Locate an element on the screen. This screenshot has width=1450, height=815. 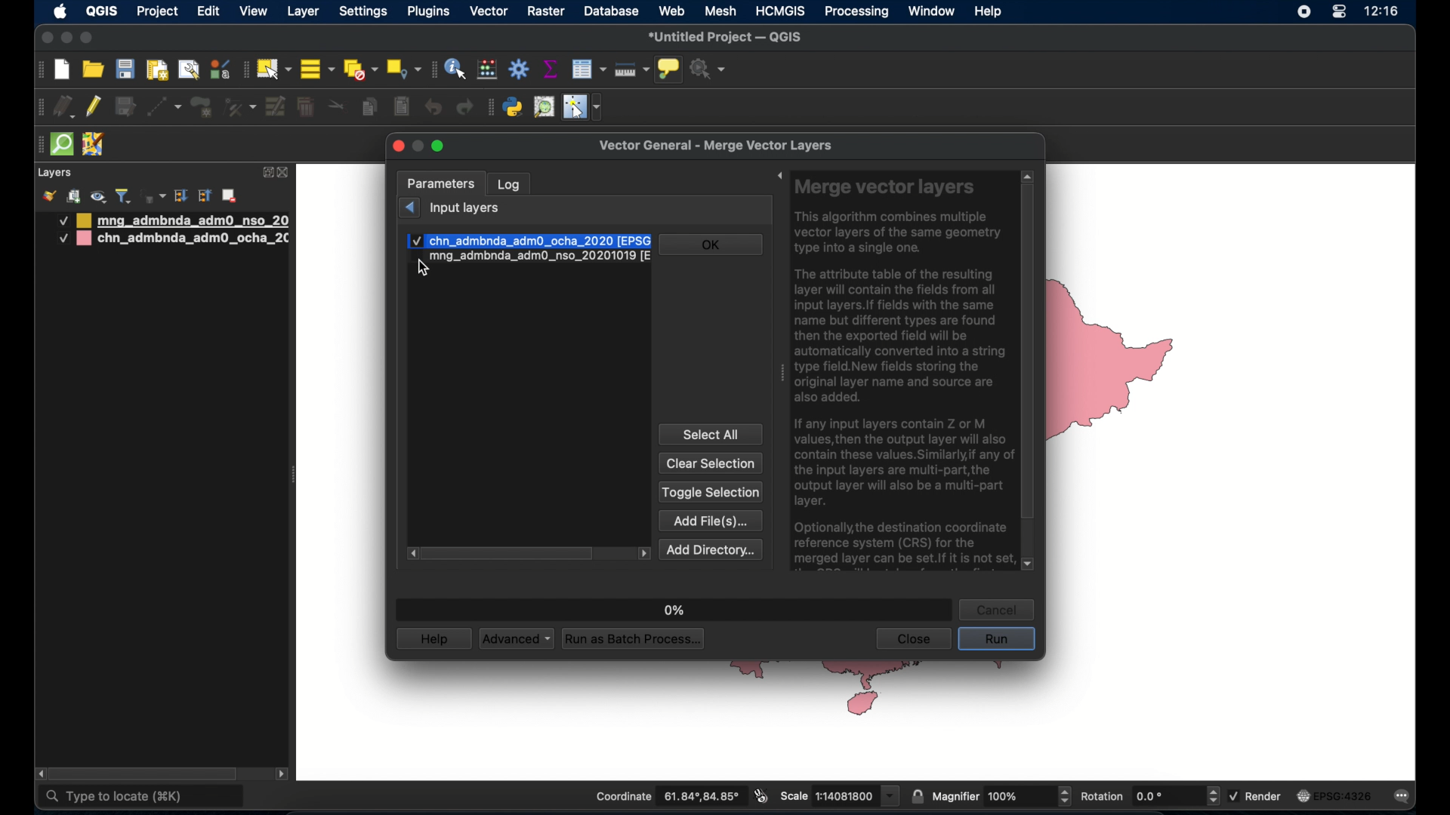
project is located at coordinates (159, 13).